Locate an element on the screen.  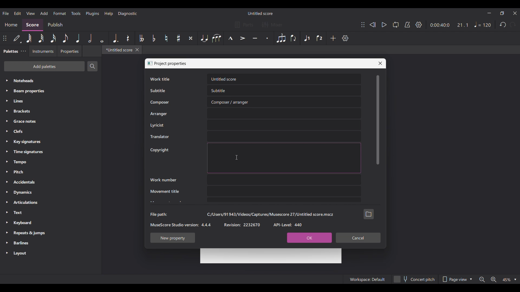
Concert pitch toggle is located at coordinates (414, 279).